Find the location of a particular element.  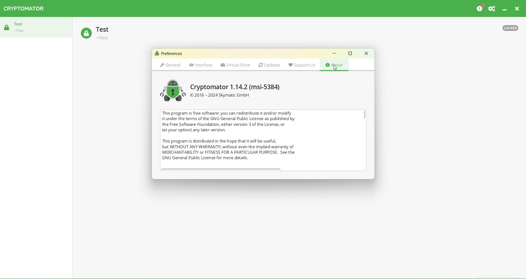

Locked is located at coordinates (510, 27).